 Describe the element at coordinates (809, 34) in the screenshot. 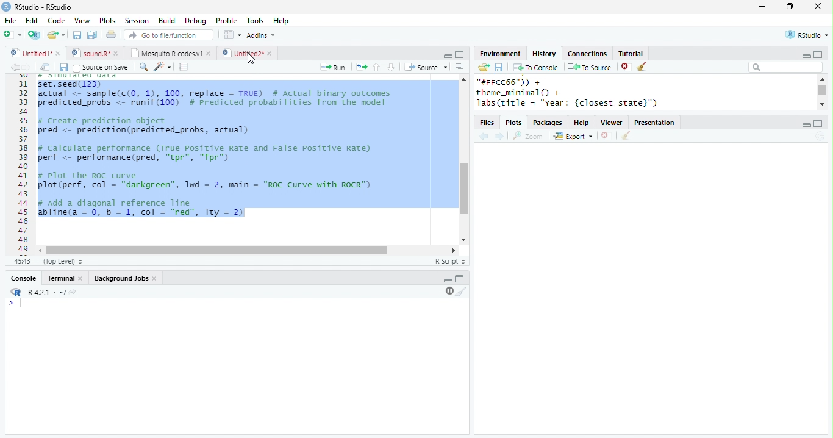

I see `RStudio` at that location.